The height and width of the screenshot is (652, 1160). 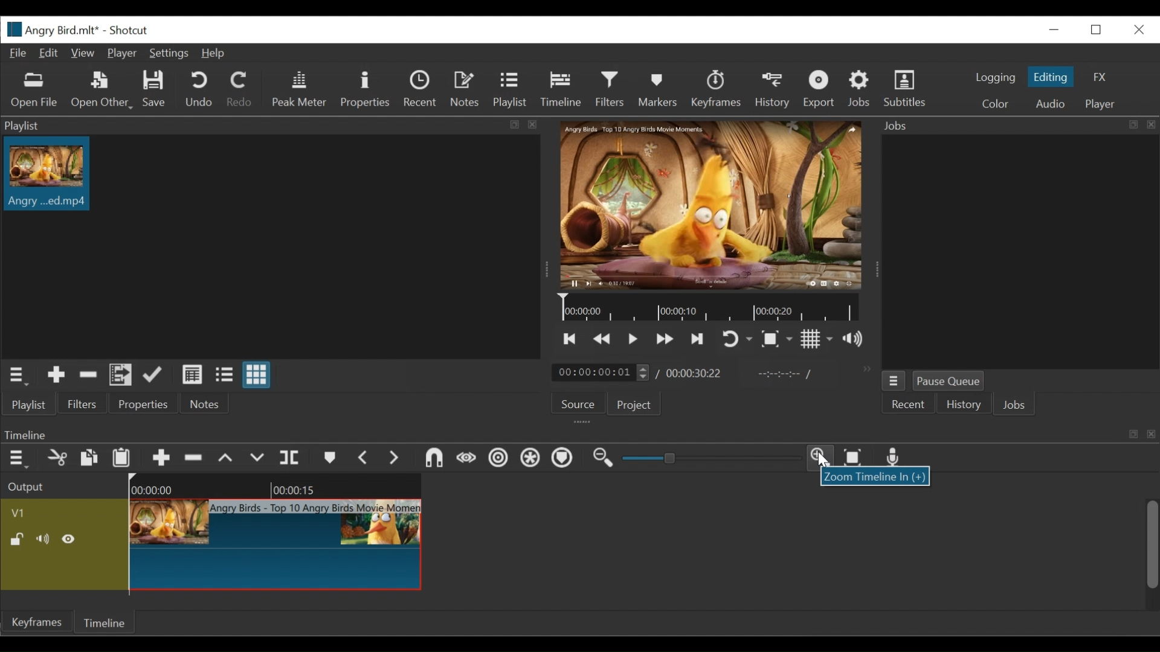 What do you see at coordinates (611, 89) in the screenshot?
I see `Filters` at bounding box center [611, 89].